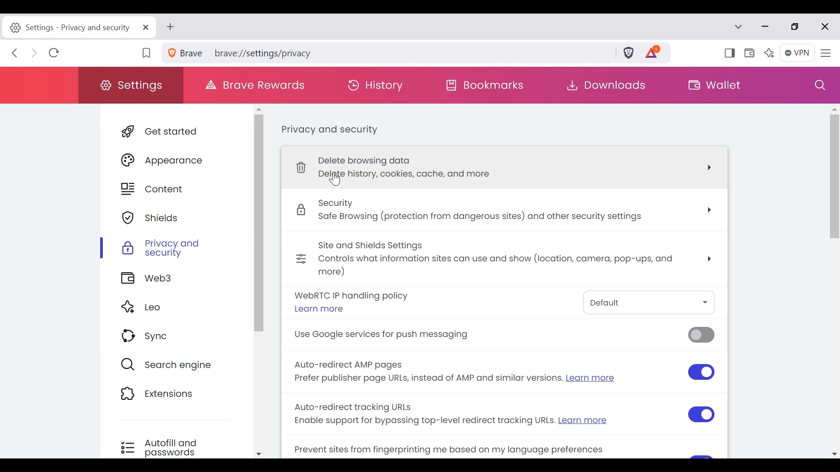 This screenshot has width=840, height=472. Describe the element at coordinates (175, 219) in the screenshot. I see `Shield` at that location.